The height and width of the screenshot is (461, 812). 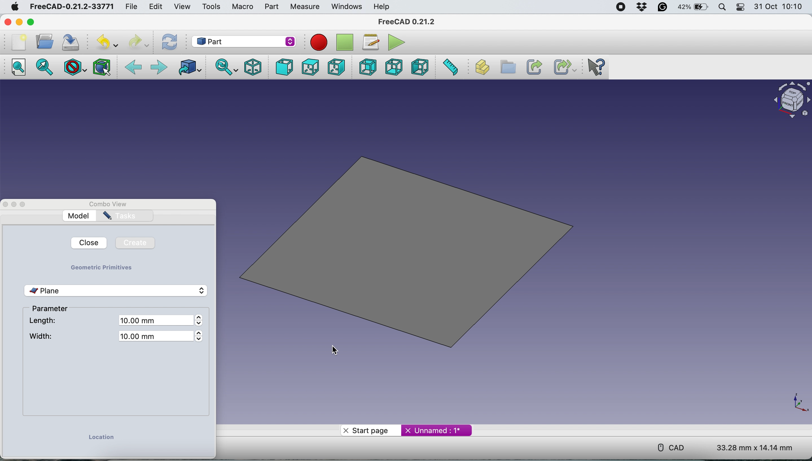 What do you see at coordinates (246, 42) in the screenshot?
I see `Work bench` at bounding box center [246, 42].